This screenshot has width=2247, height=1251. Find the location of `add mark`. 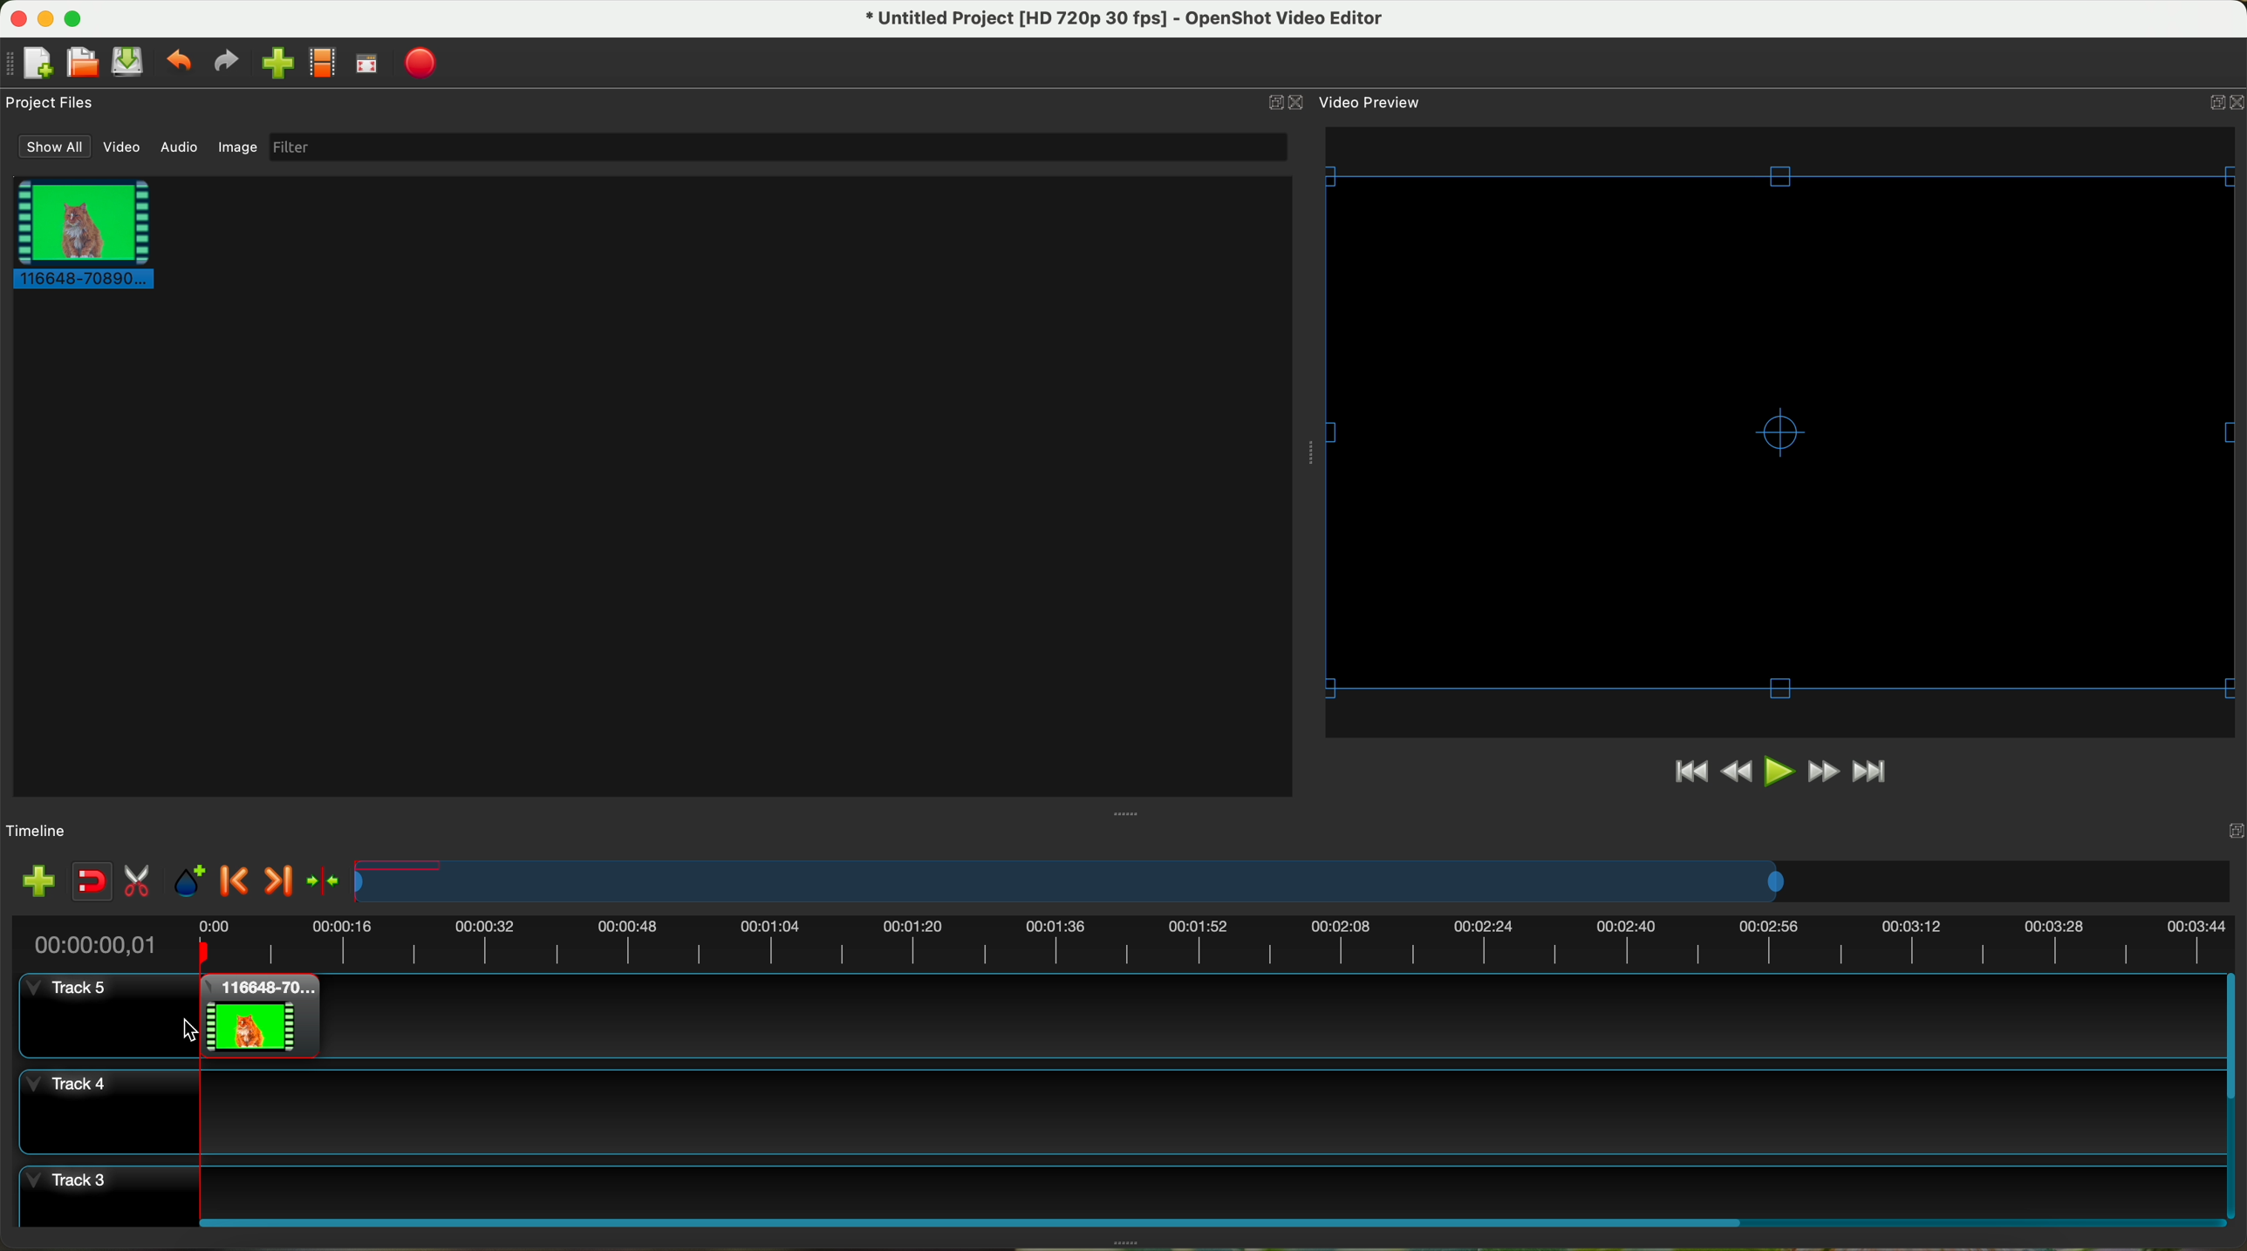

add mark is located at coordinates (189, 881).